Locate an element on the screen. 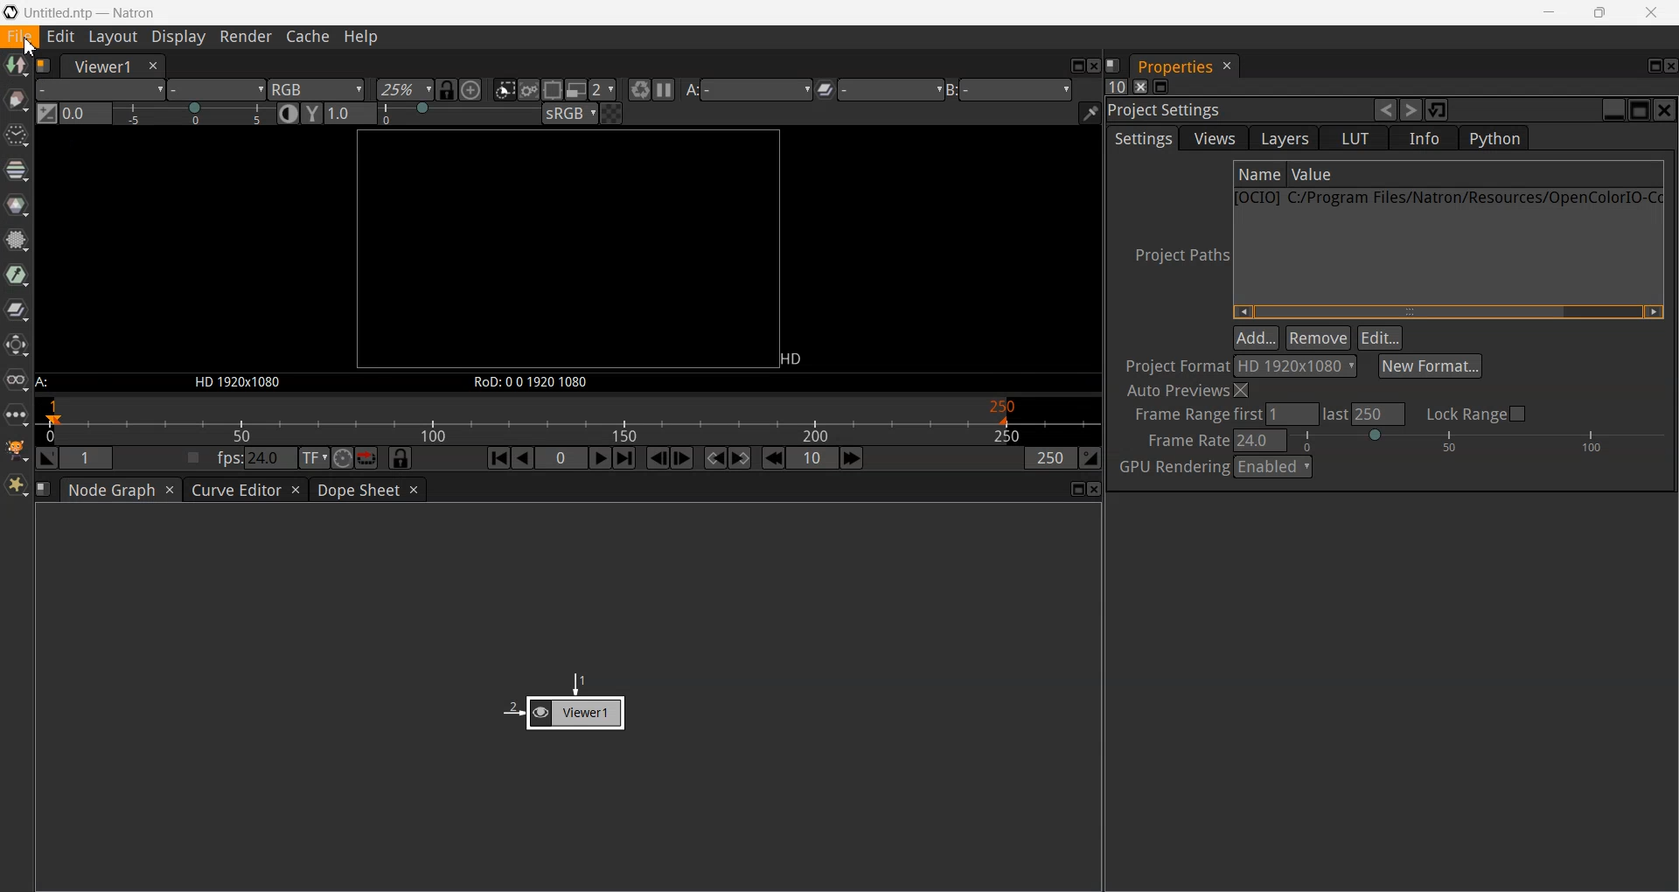 Image resolution: width=1679 pixels, height=892 pixels. Properties window is located at coordinates (1173, 67).